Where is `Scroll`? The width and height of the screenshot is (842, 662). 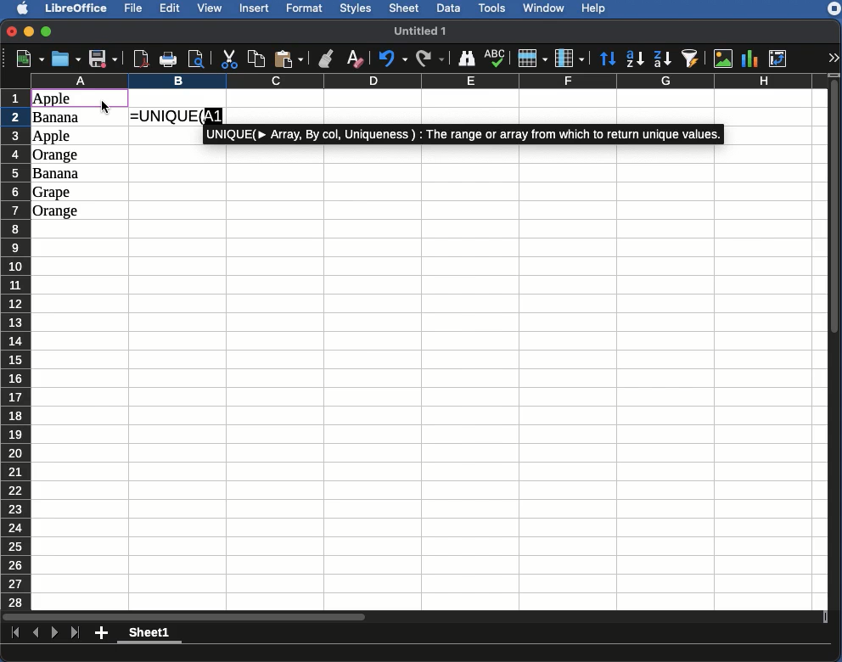 Scroll is located at coordinates (836, 345).